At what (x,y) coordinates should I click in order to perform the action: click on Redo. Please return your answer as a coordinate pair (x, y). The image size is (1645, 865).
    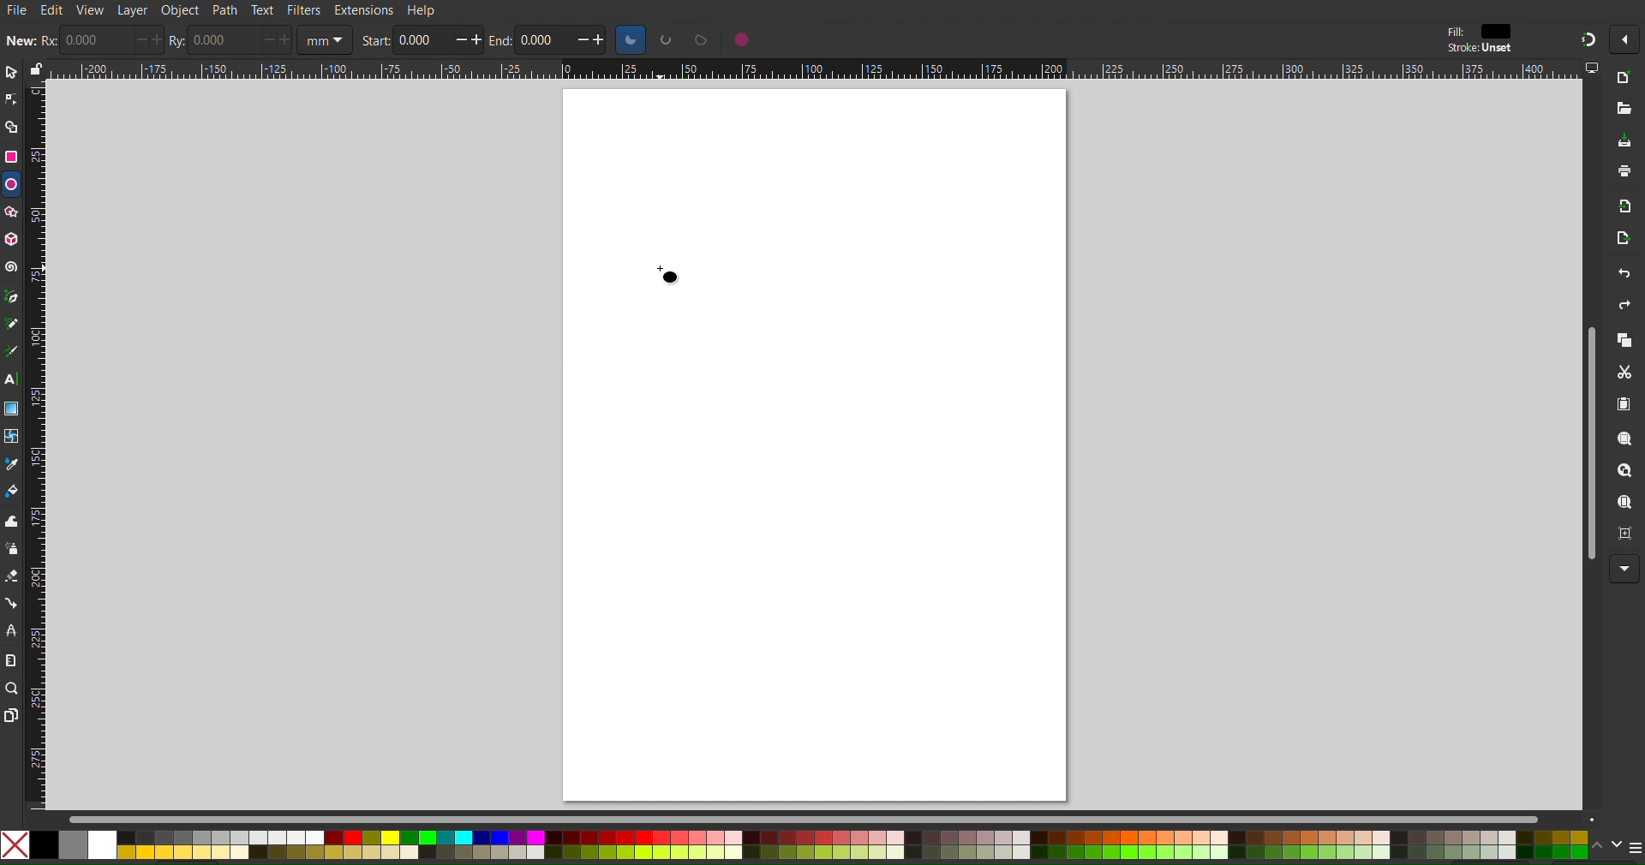
    Looking at the image, I should click on (1624, 305).